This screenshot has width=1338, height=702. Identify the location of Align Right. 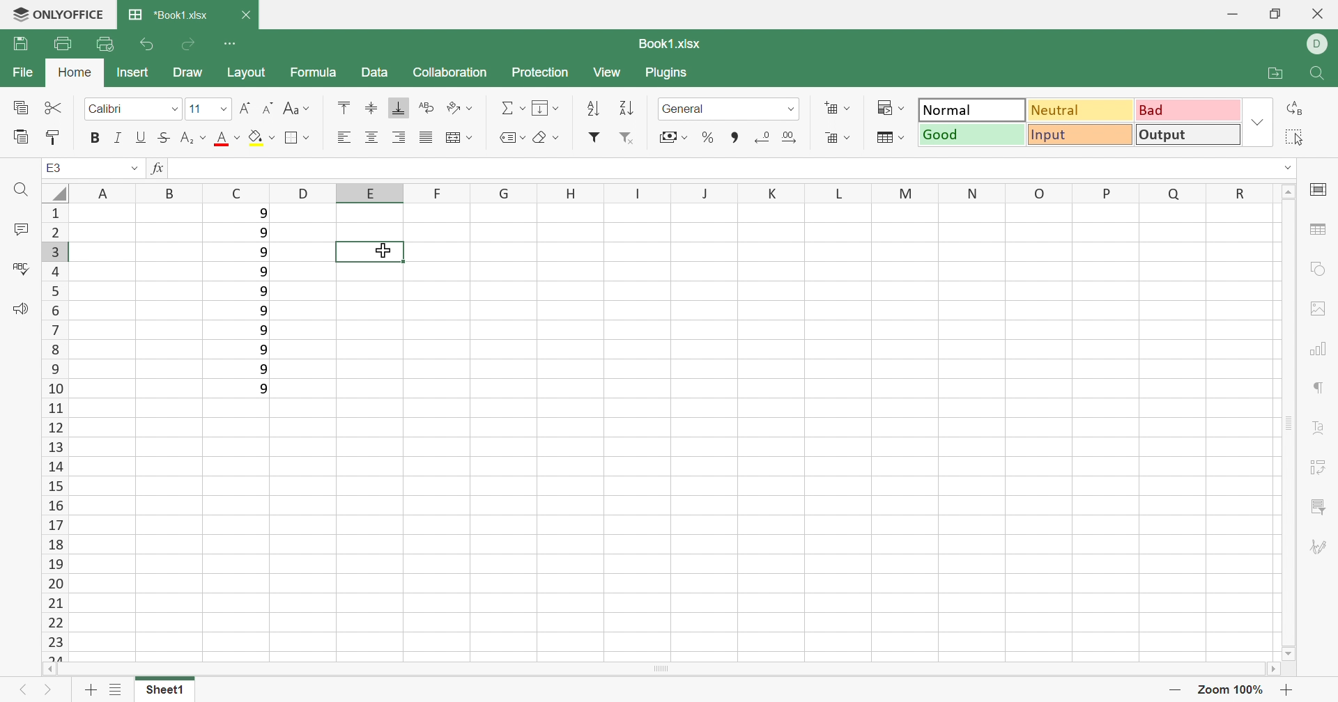
(401, 137).